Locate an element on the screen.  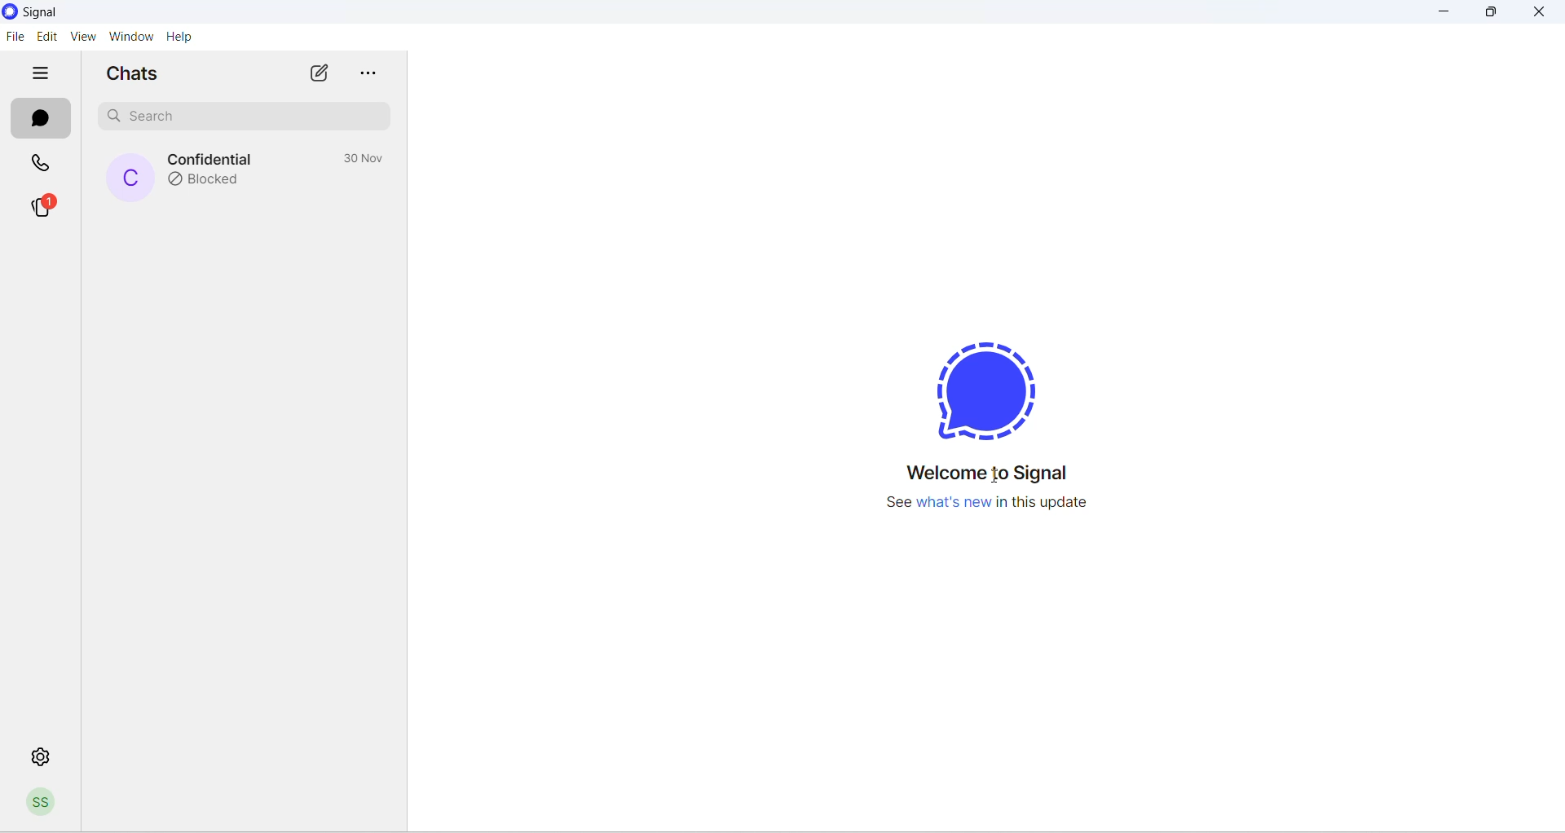
signal logo is located at coordinates (995, 385).